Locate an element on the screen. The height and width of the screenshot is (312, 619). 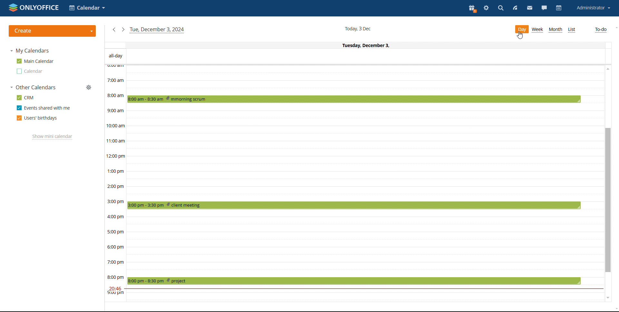
search is located at coordinates (501, 8).